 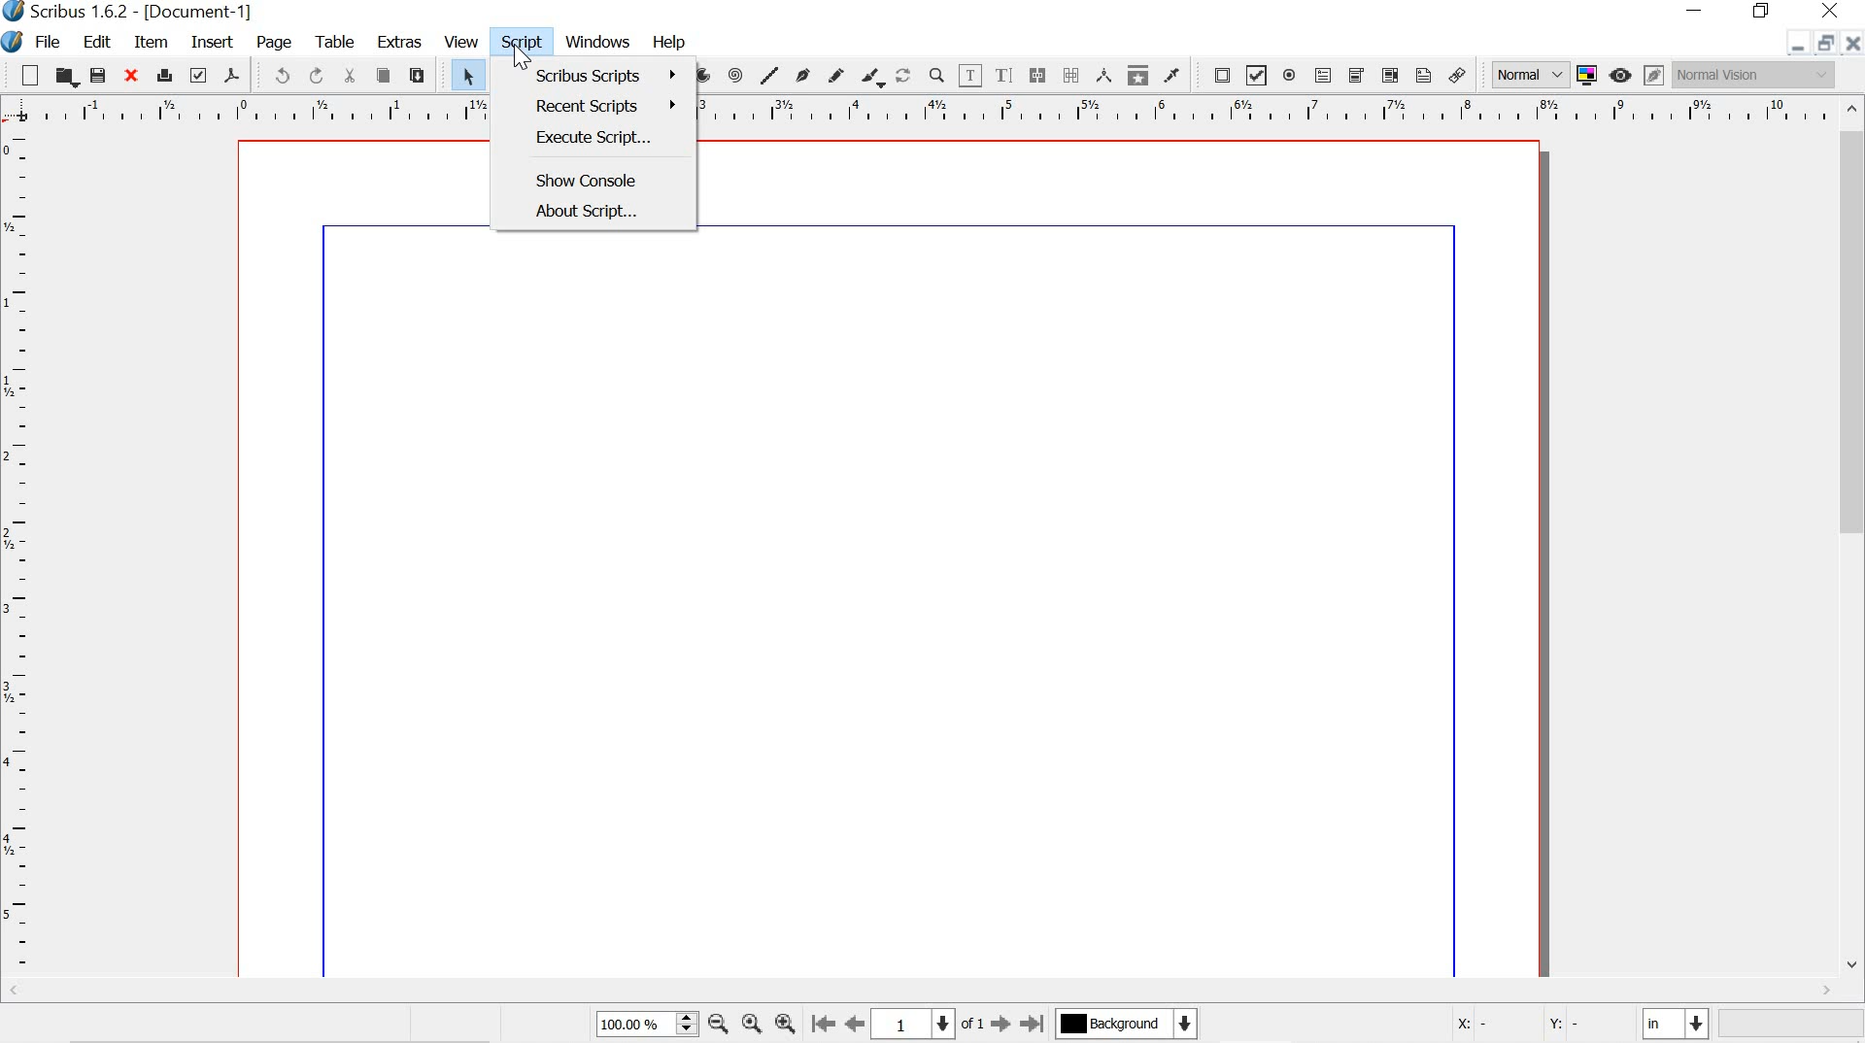 What do you see at coordinates (1125, 1024) in the screenshot?
I see `Background color` at bounding box center [1125, 1024].